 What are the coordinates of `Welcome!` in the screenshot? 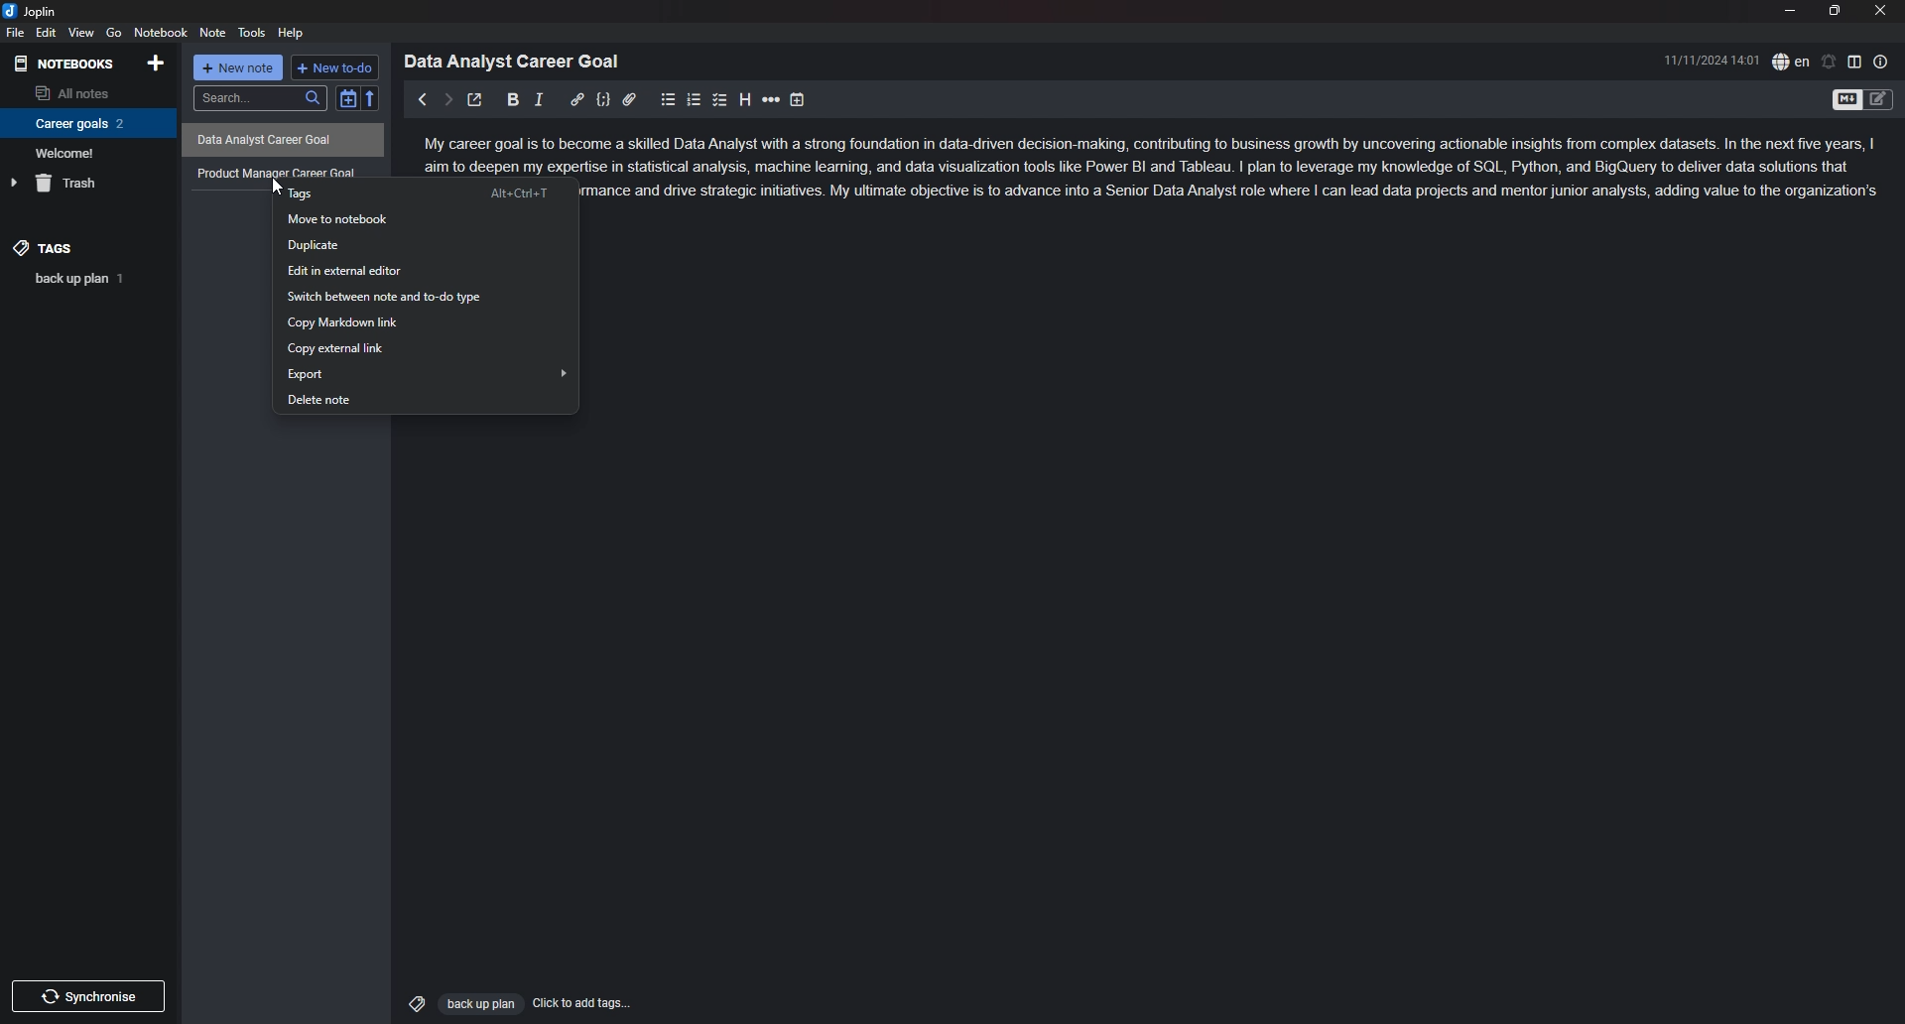 It's located at (83, 152).